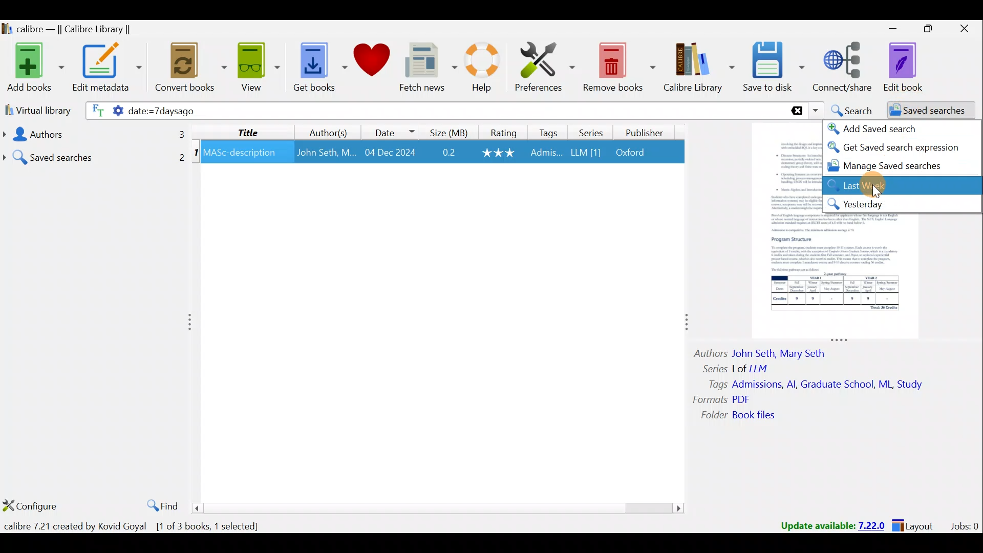  Describe the element at coordinates (916, 524) in the screenshot. I see `Layout` at that location.